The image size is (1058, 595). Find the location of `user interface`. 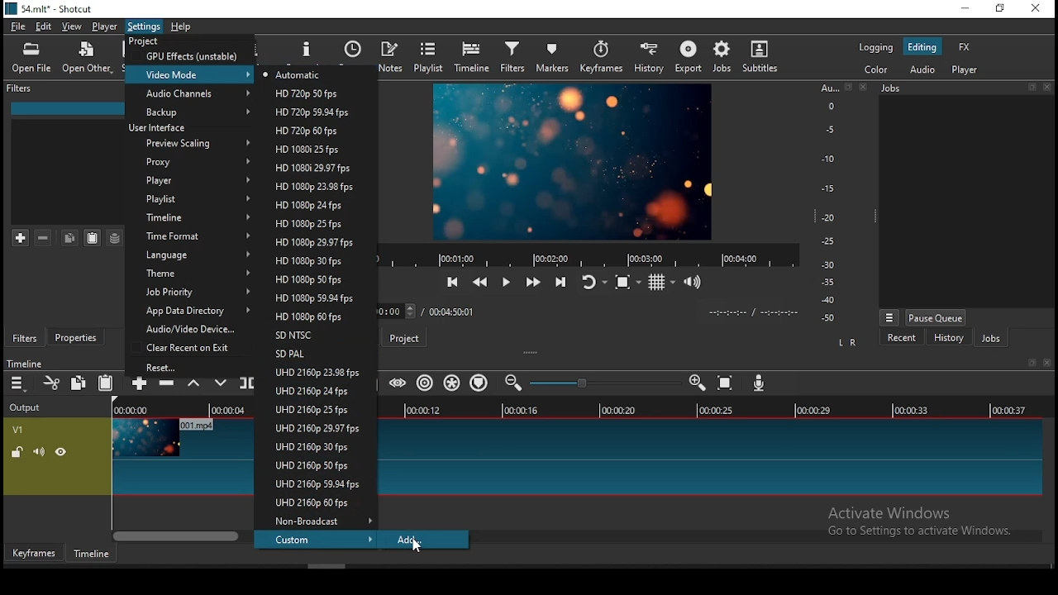

user interface is located at coordinates (162, 127).